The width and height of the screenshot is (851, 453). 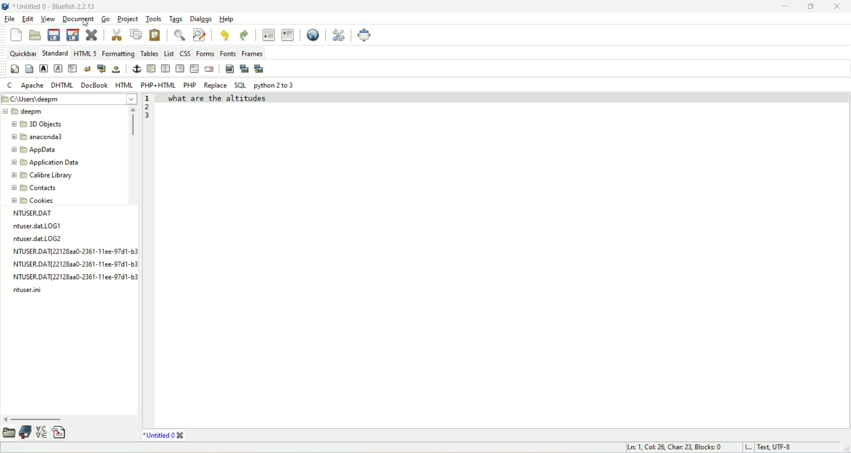 What do you see at coordinates (91, 35) in the screenshot?
I see `close current file` at bounding box center [91, 35].